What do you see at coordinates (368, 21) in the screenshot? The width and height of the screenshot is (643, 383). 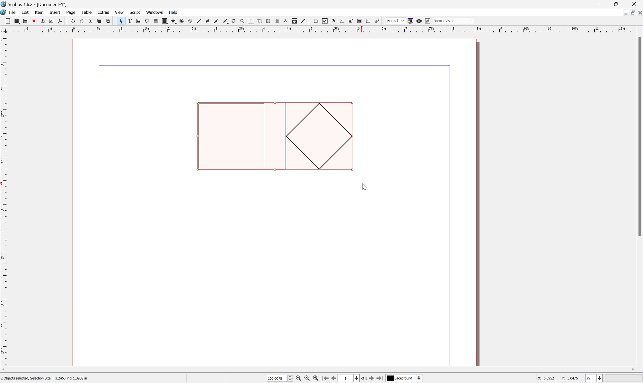 I see `Text annotation` at bounding box center [368, 21].